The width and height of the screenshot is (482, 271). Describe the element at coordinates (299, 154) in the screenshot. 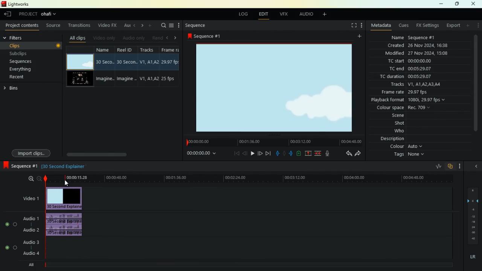

I see `battery` at that location.